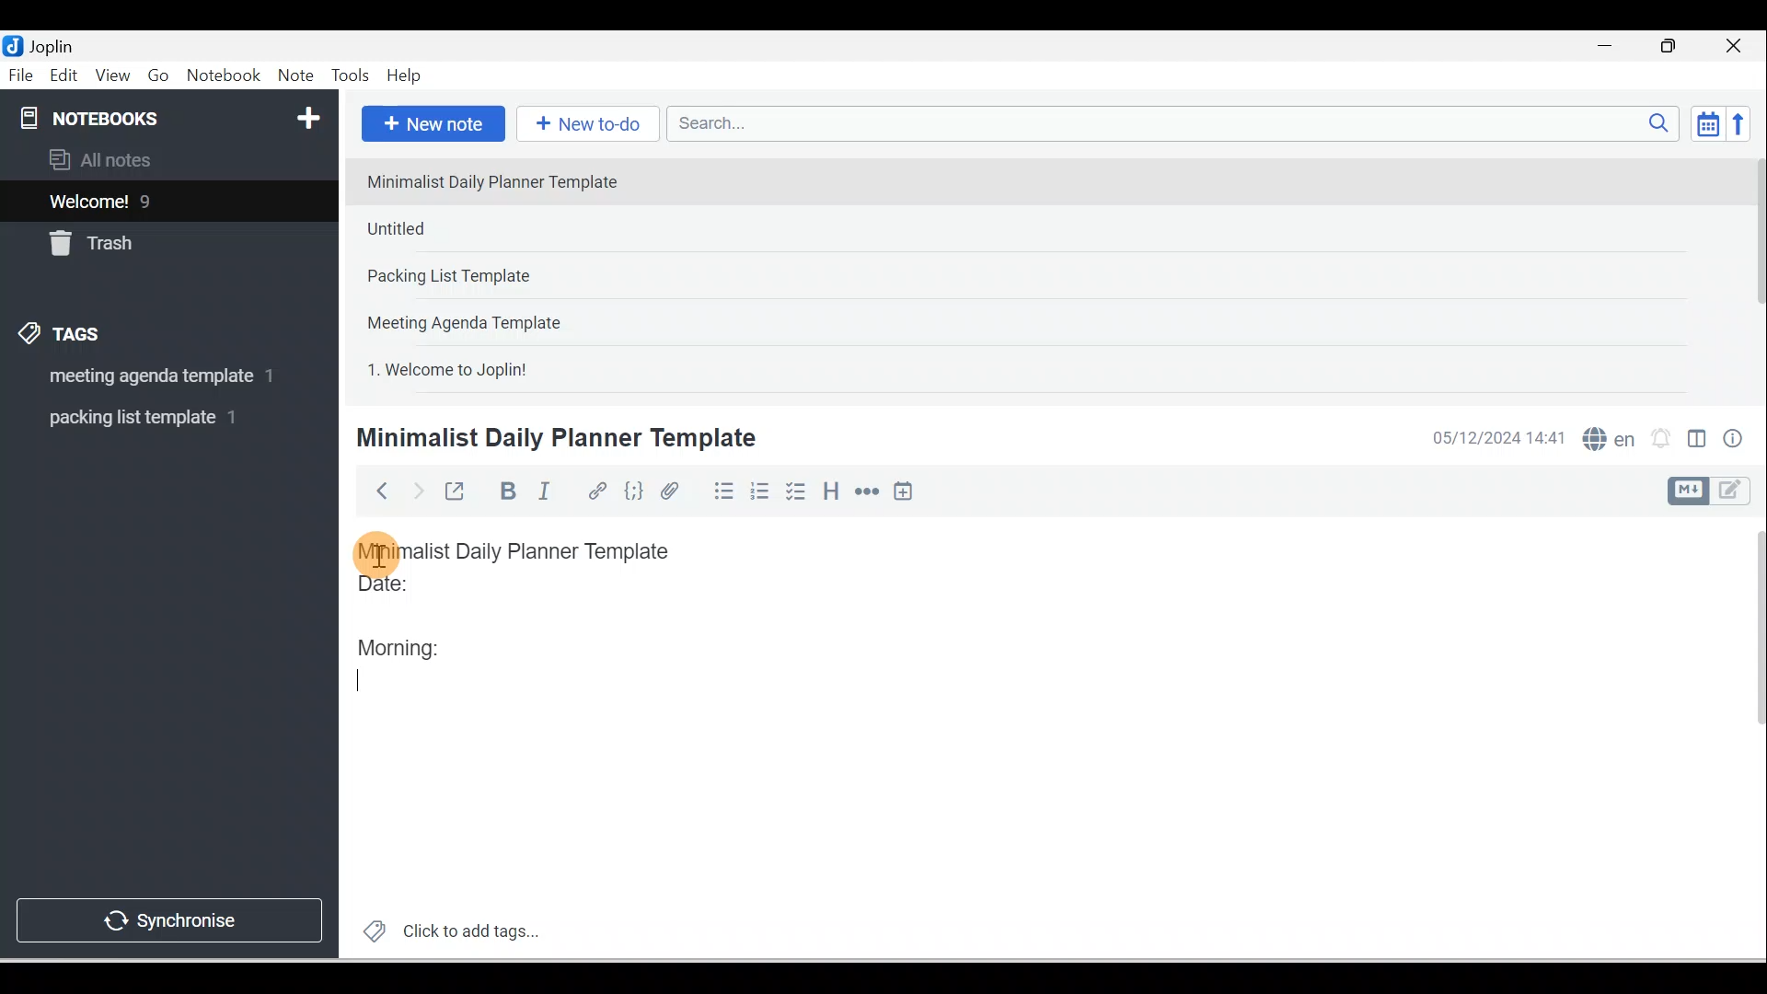  I want to click on Tools, so click(350, 75).